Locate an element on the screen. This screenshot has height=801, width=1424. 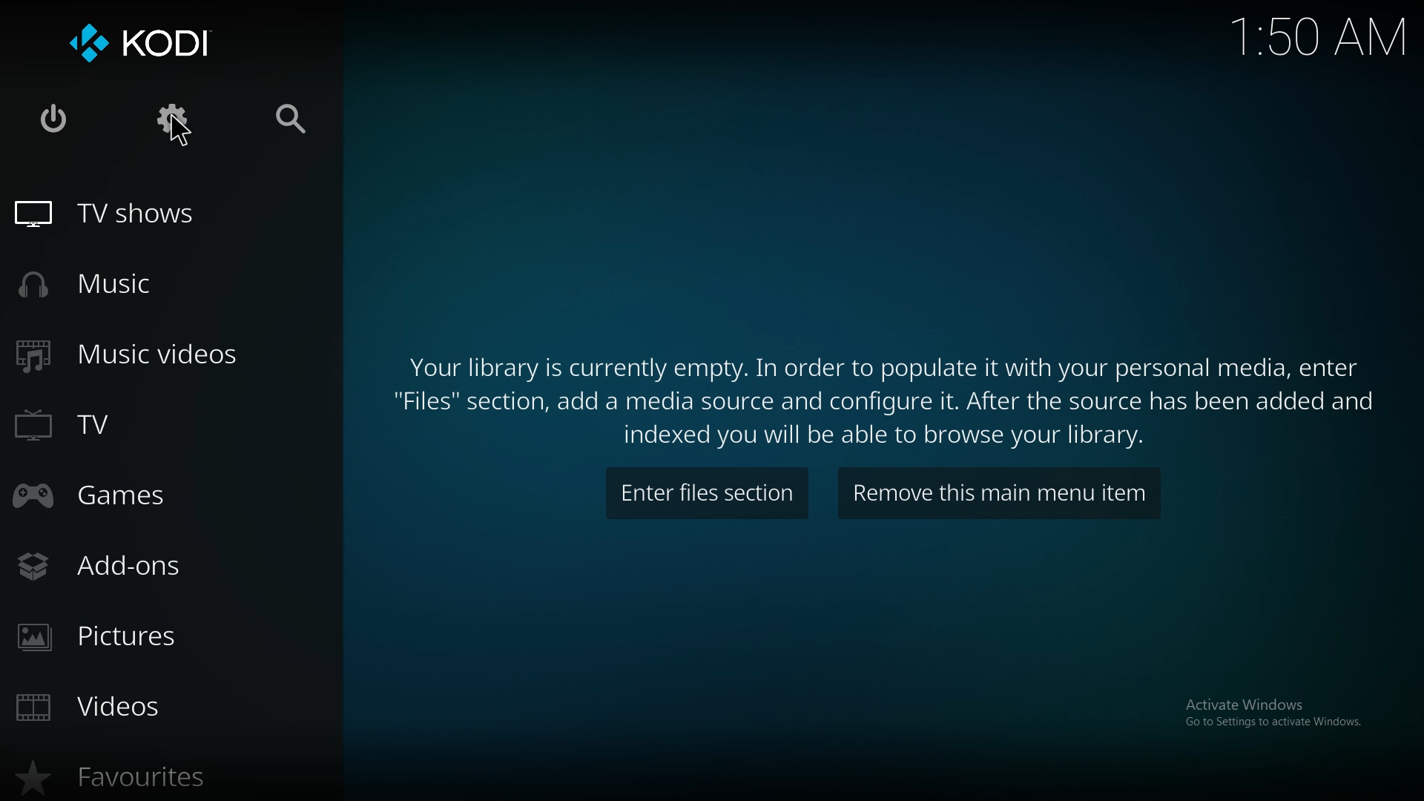
videos is located at coordinates (108, 708).